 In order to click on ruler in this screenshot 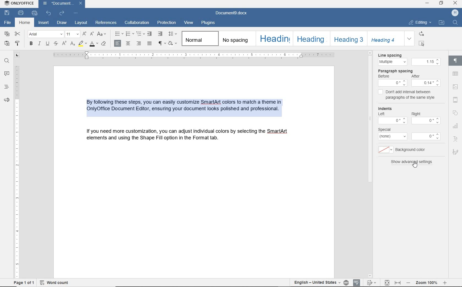, I will do `click(190, 55)`.